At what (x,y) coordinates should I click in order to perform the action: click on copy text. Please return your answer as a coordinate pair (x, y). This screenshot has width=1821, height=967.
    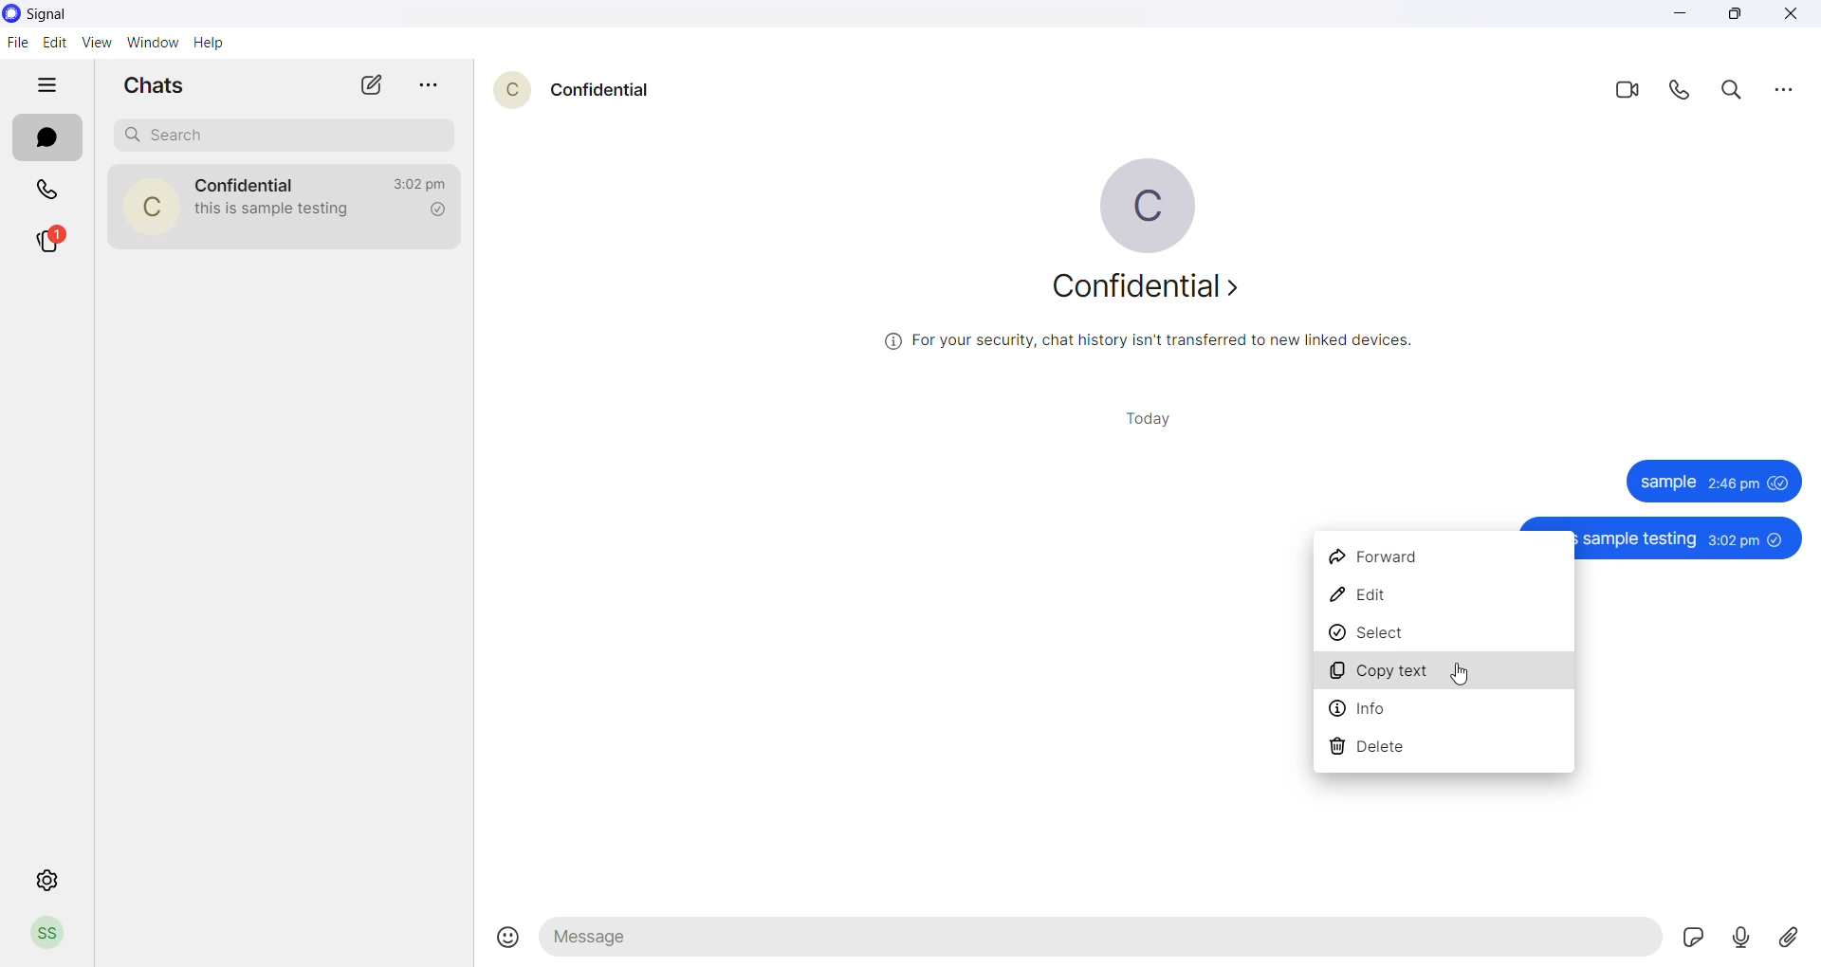
    Looking at the image, I should click on (1443, 673).